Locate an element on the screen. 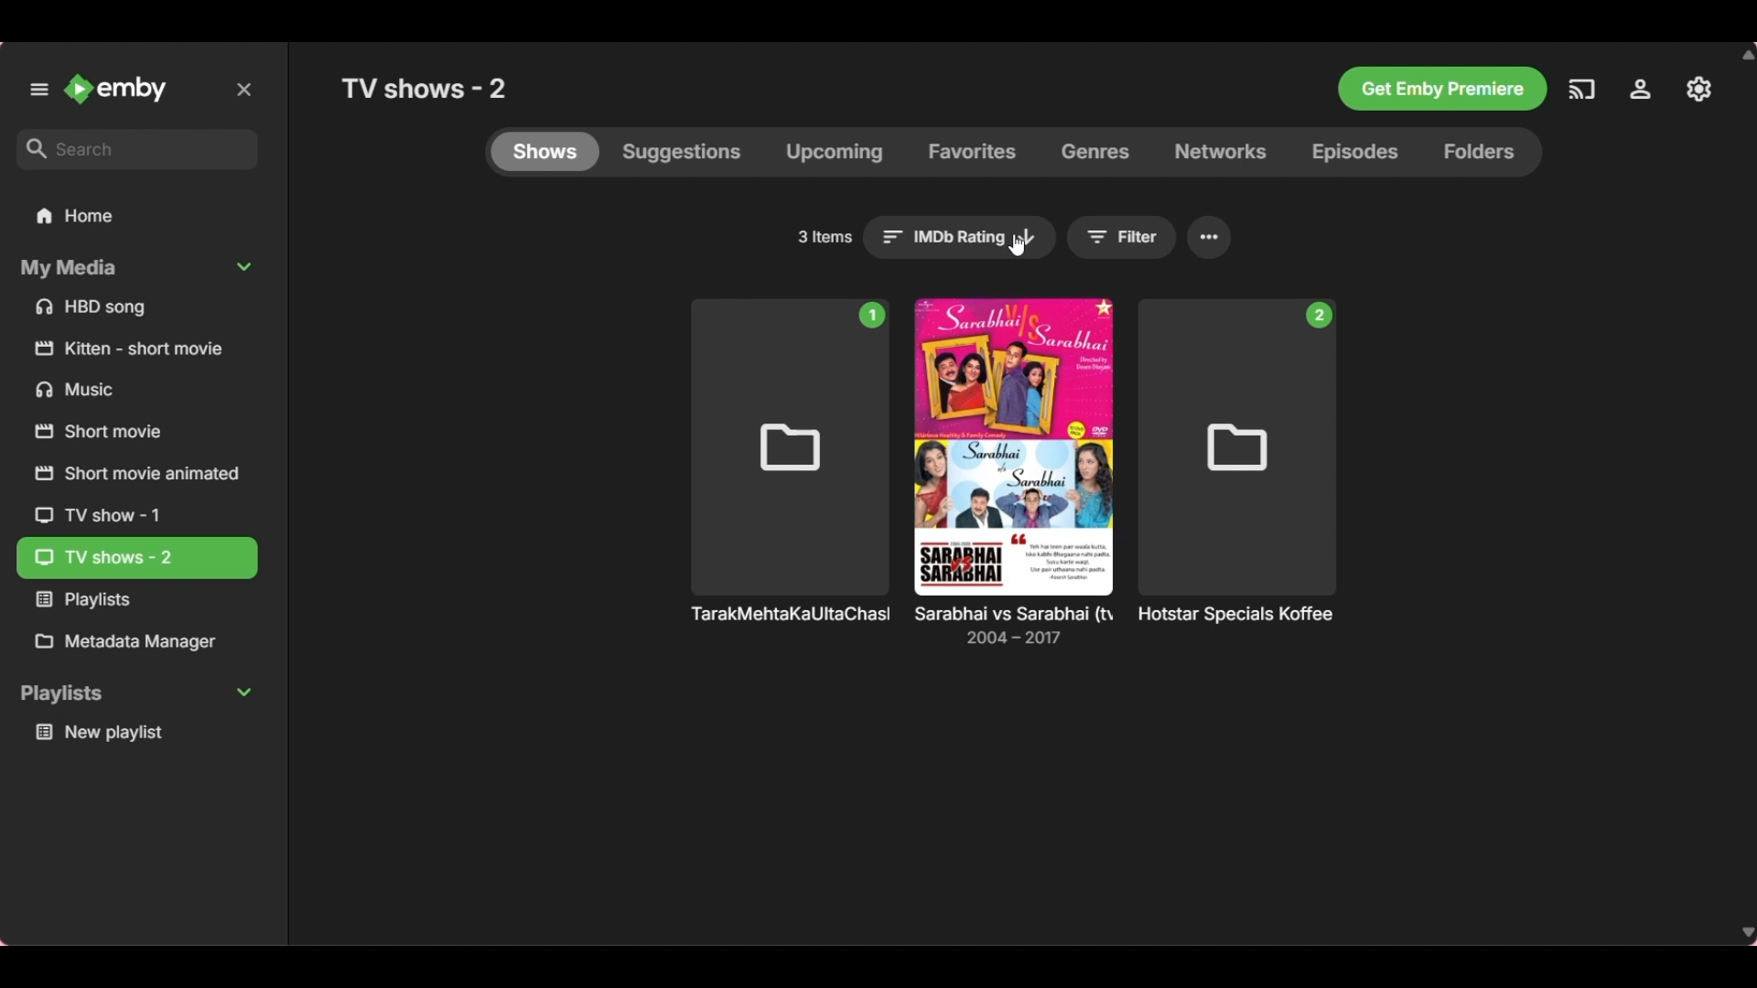 The height and width of the screenshot is (988, 1757).  is located at coordinates (789, 466).